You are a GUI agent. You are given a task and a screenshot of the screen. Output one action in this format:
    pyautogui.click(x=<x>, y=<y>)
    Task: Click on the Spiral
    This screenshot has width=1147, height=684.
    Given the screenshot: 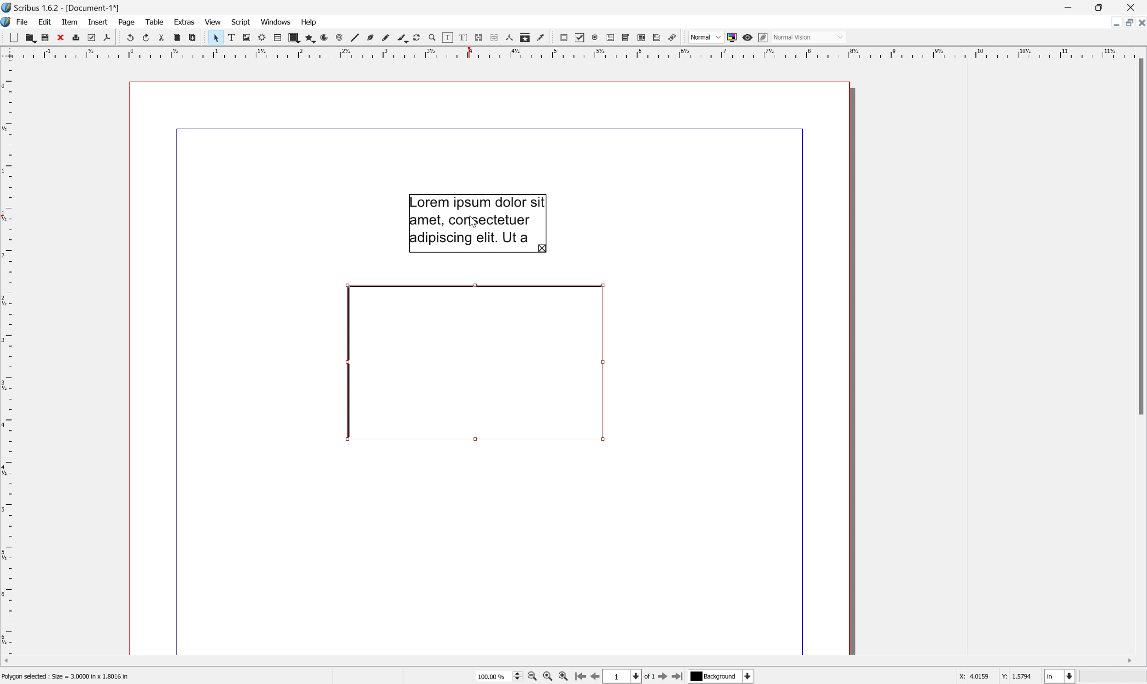 What is the action you would take?
    pyautogui.click(x=339, y=37)
    